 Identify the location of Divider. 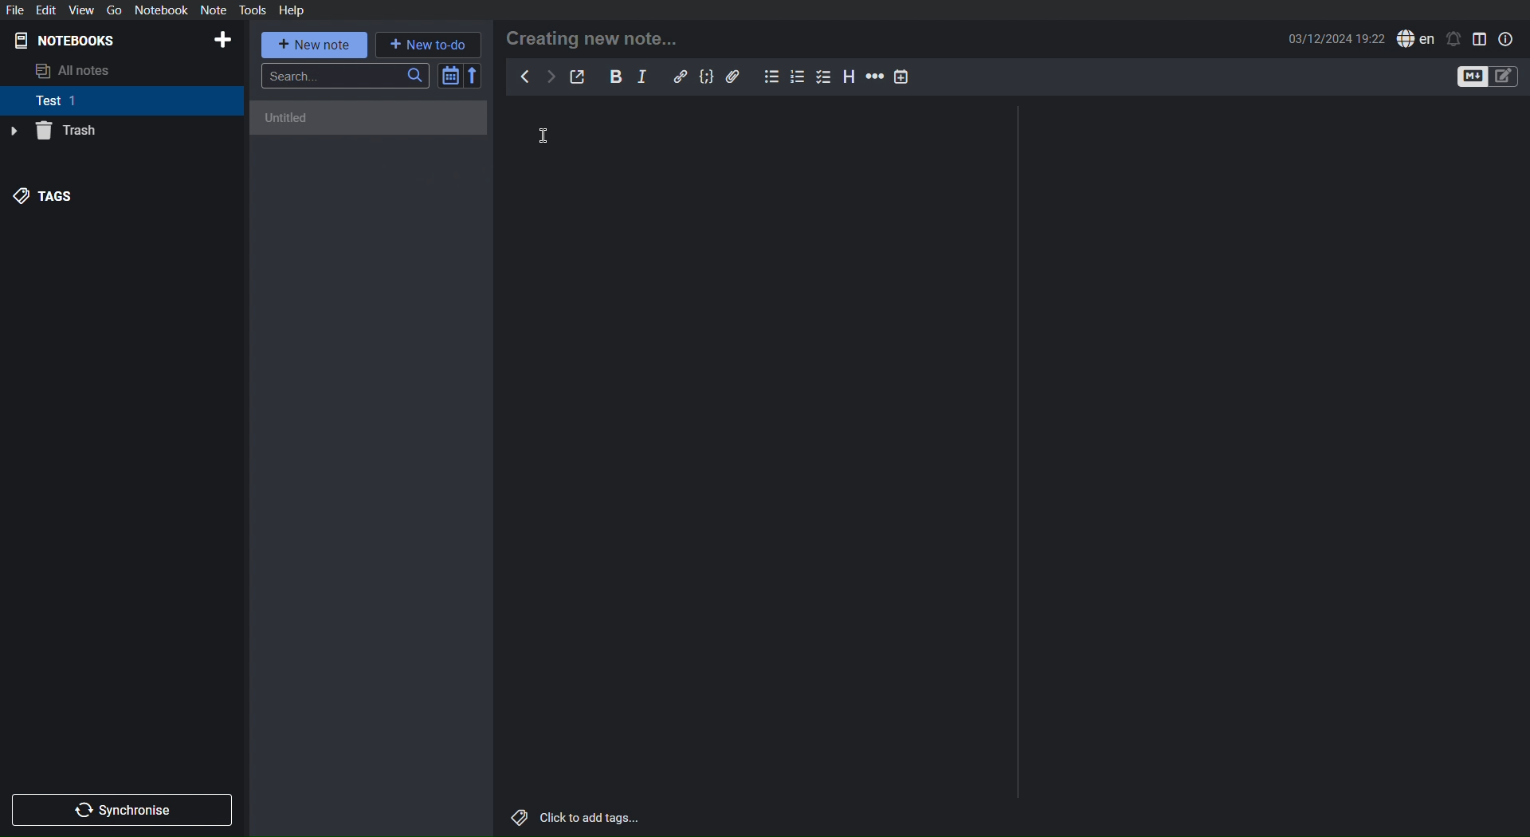
(1017, 453).